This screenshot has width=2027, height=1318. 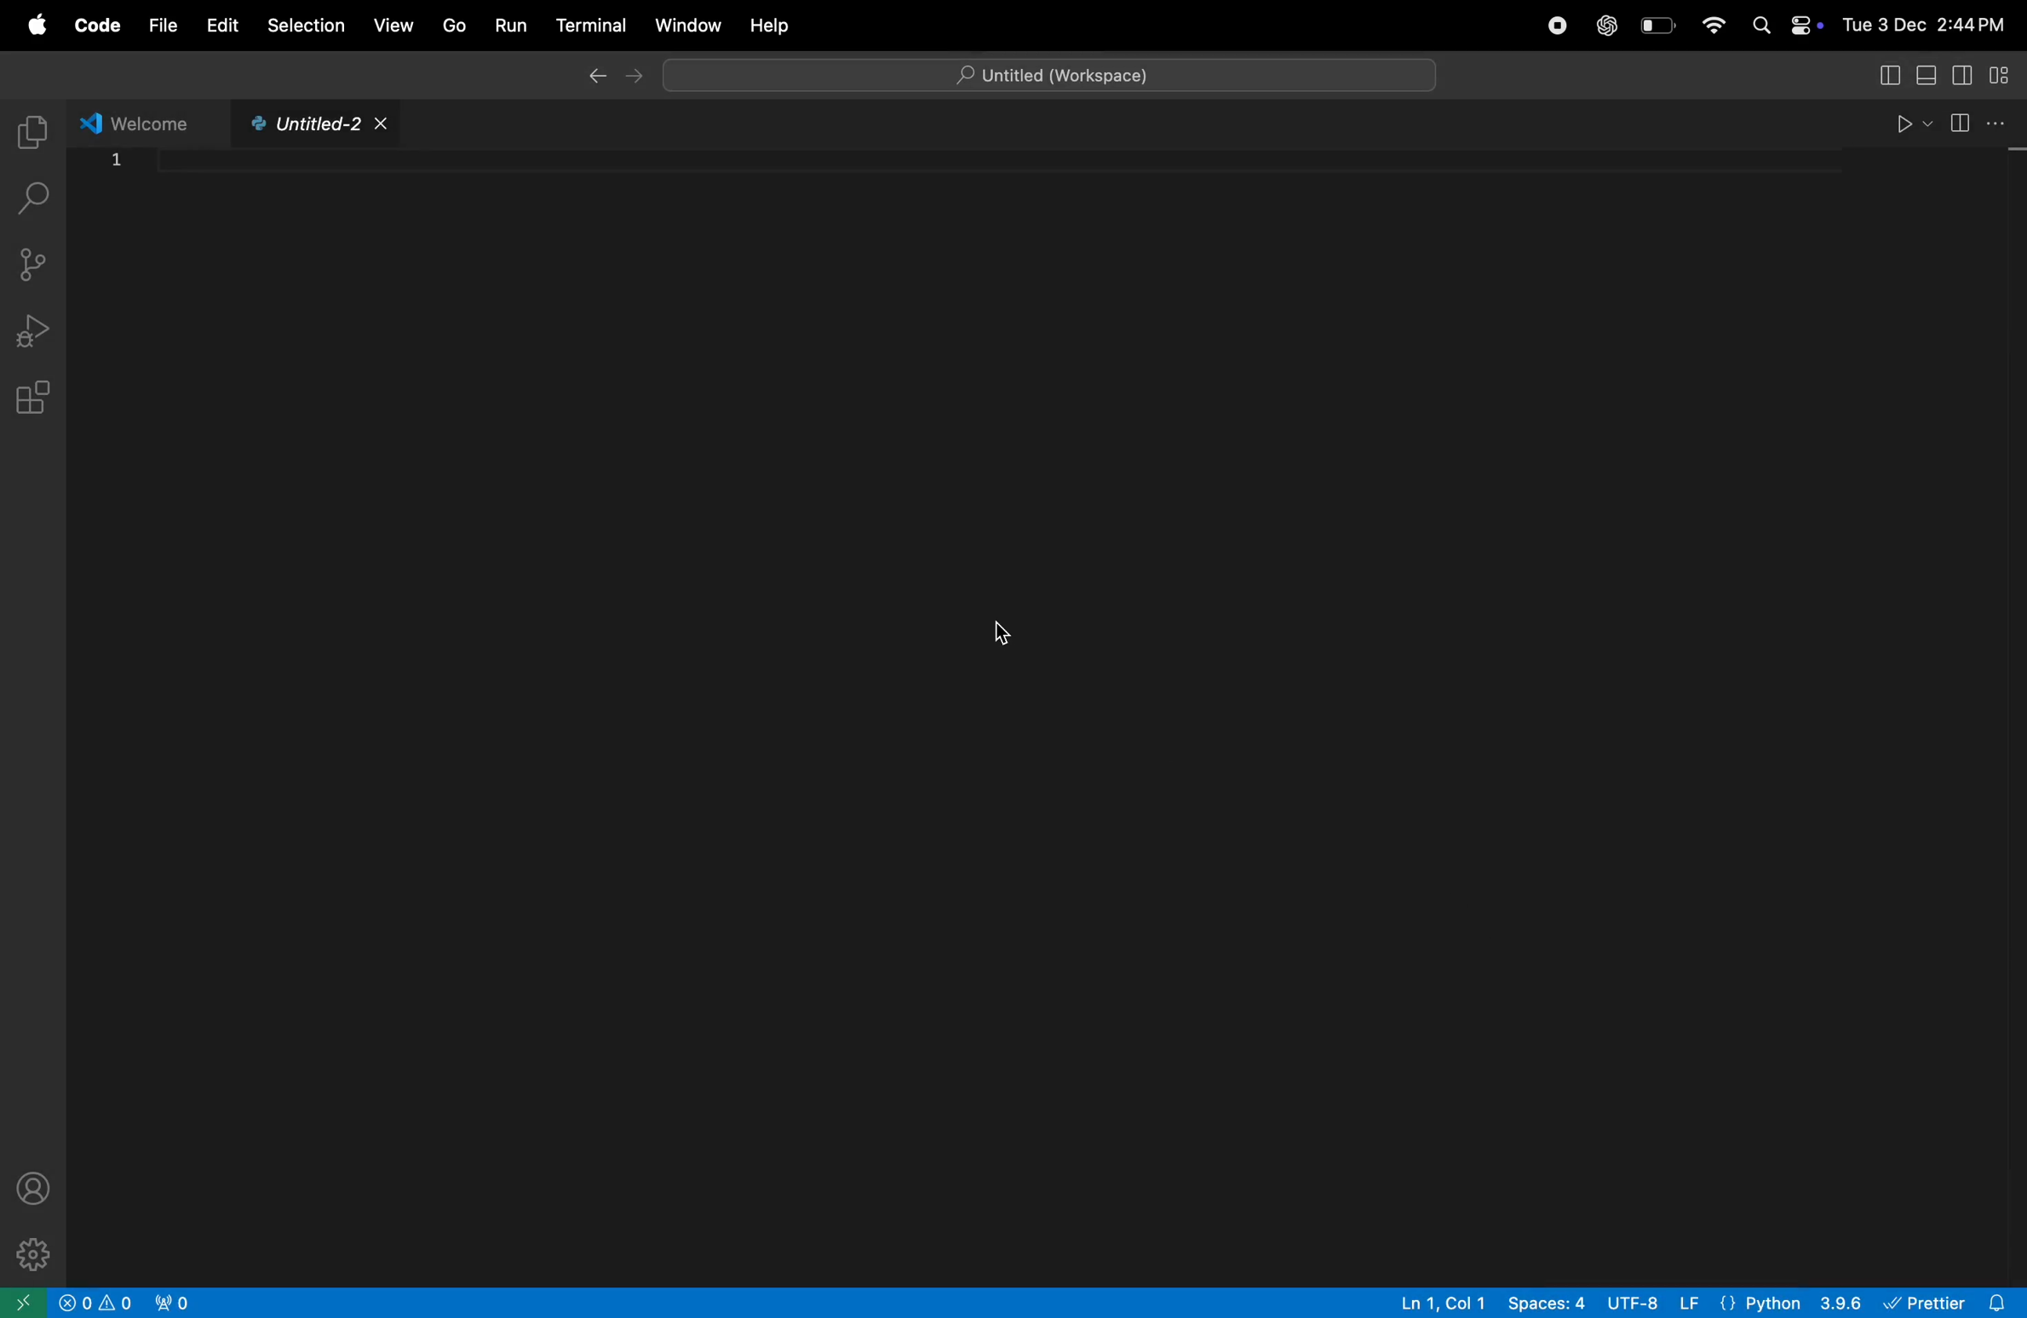 What do you see at coordinates (1929, 74) in the screenshot?
I see `toggle panel` at bounding box center [1929, 74].